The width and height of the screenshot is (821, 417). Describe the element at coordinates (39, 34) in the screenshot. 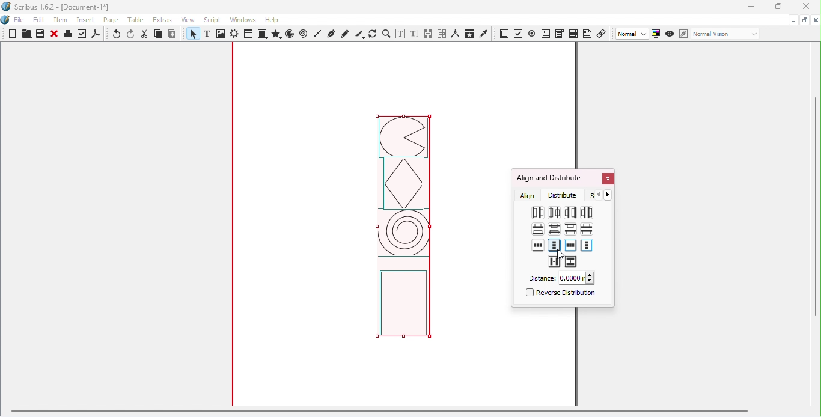

I see `Save` at that location.